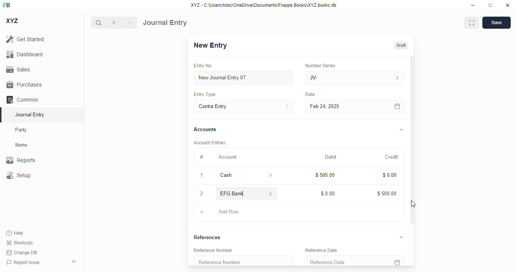 This screenshot has height=272, width=516. Describe the element at coordinates (22, 252) in the screenshot. I see `change DB` at that location.